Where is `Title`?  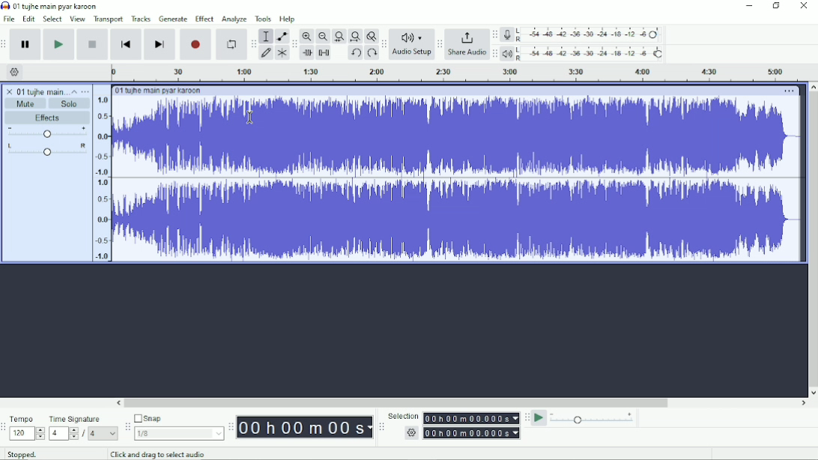 Title is located at coordinates (50, 6).